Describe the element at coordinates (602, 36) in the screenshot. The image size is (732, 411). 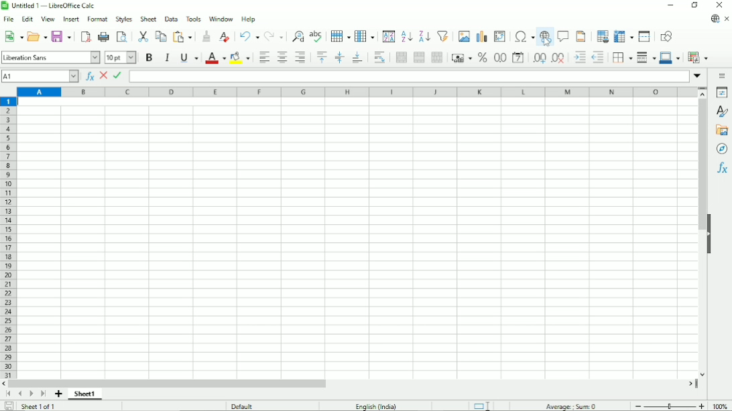
I see `Define print area` at that location.